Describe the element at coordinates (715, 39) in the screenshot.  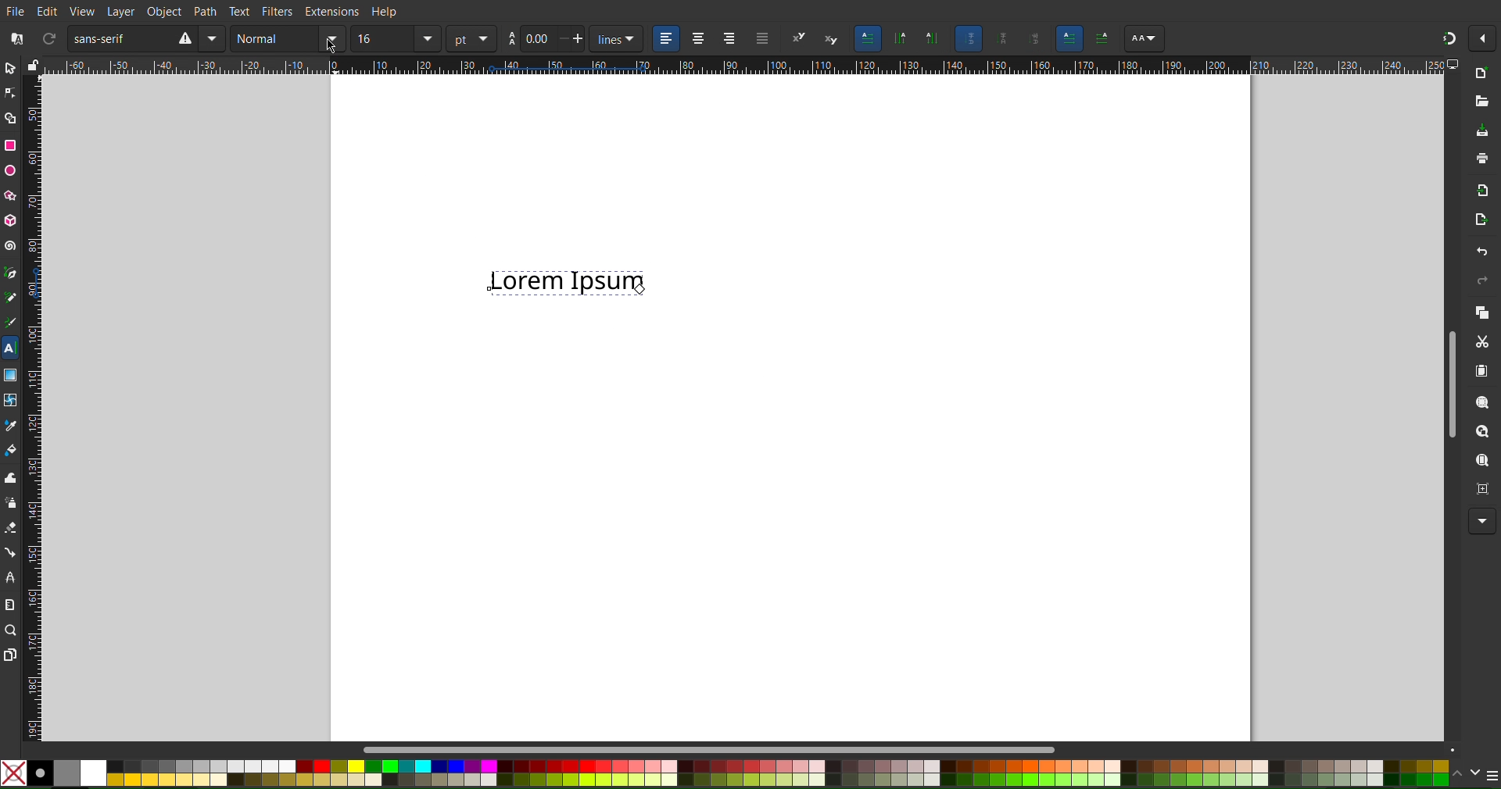
I see `Alignment` at that location.